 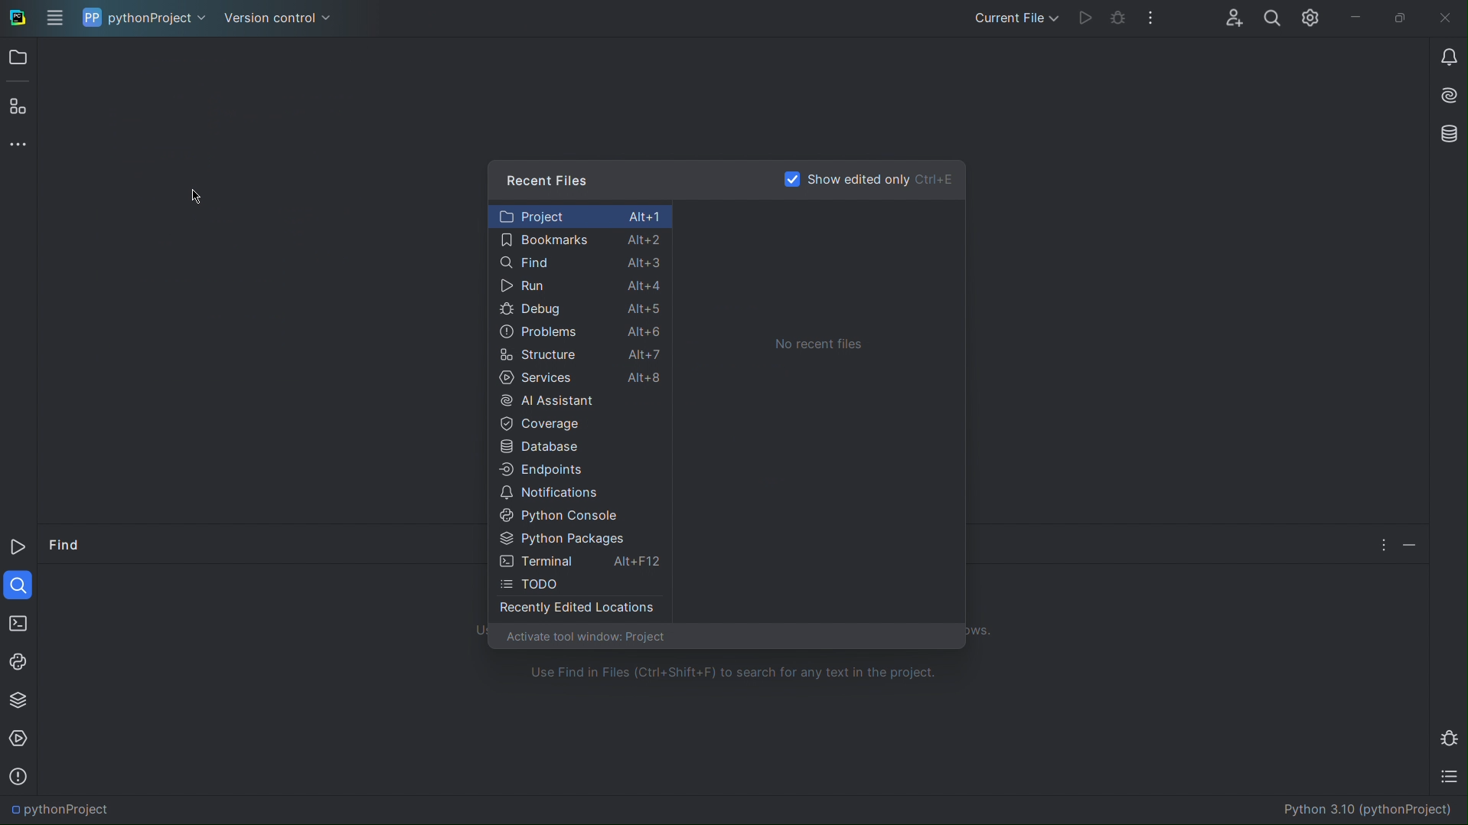 What do you see at coordinates (817, 344) in the screenshot?
I see `No recent files` at bounding box center [817, 344].